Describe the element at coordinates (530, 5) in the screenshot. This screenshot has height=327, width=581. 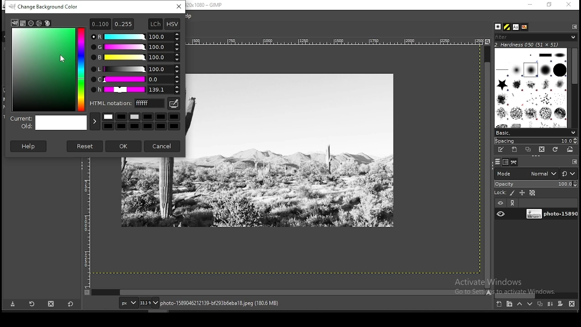
I see `minimize` at that location.